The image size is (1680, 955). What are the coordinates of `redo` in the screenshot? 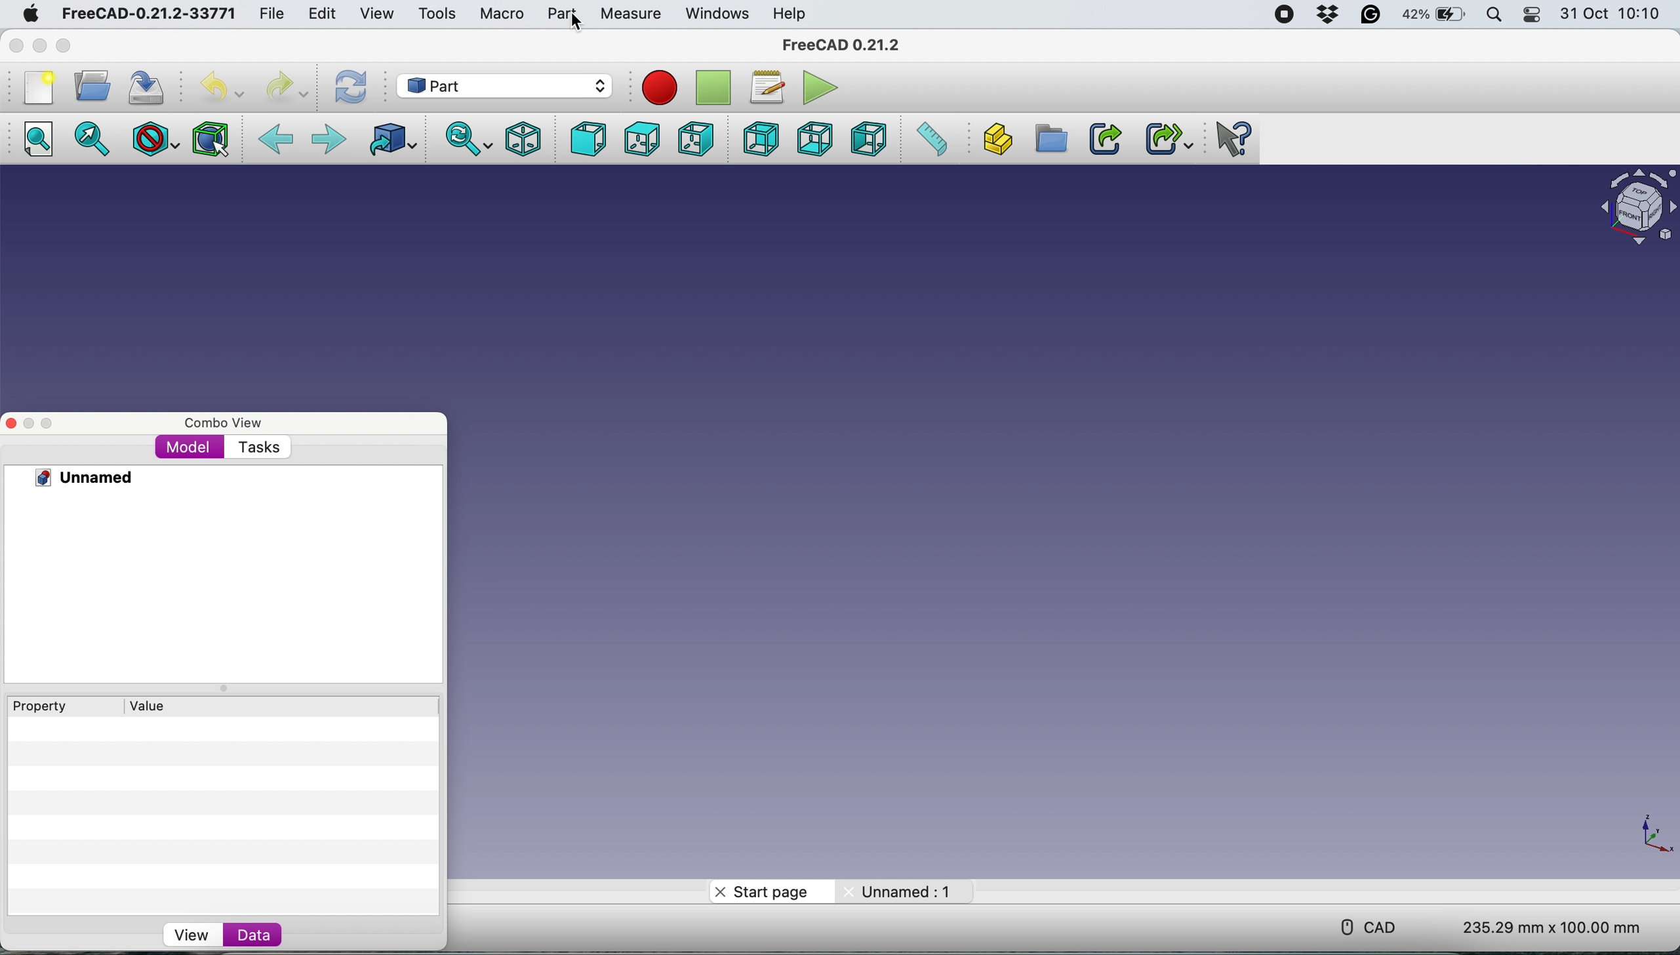 It's located at (284, 86).